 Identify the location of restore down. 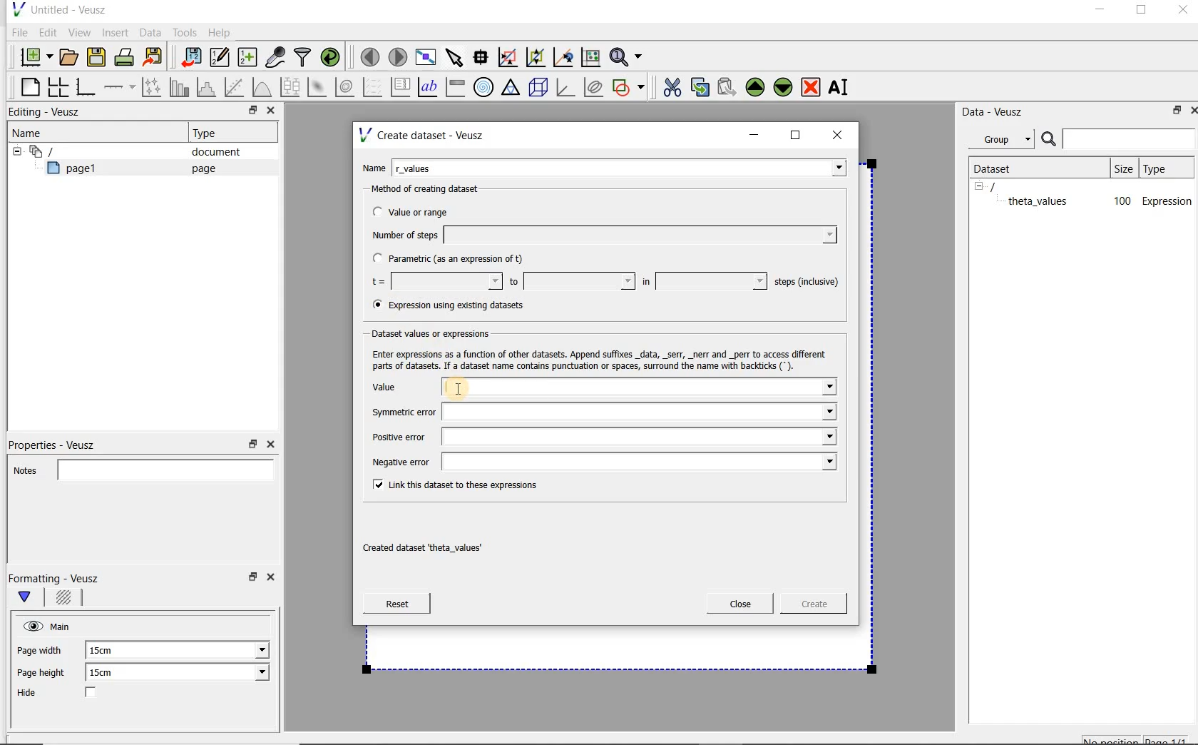
(249, 112).